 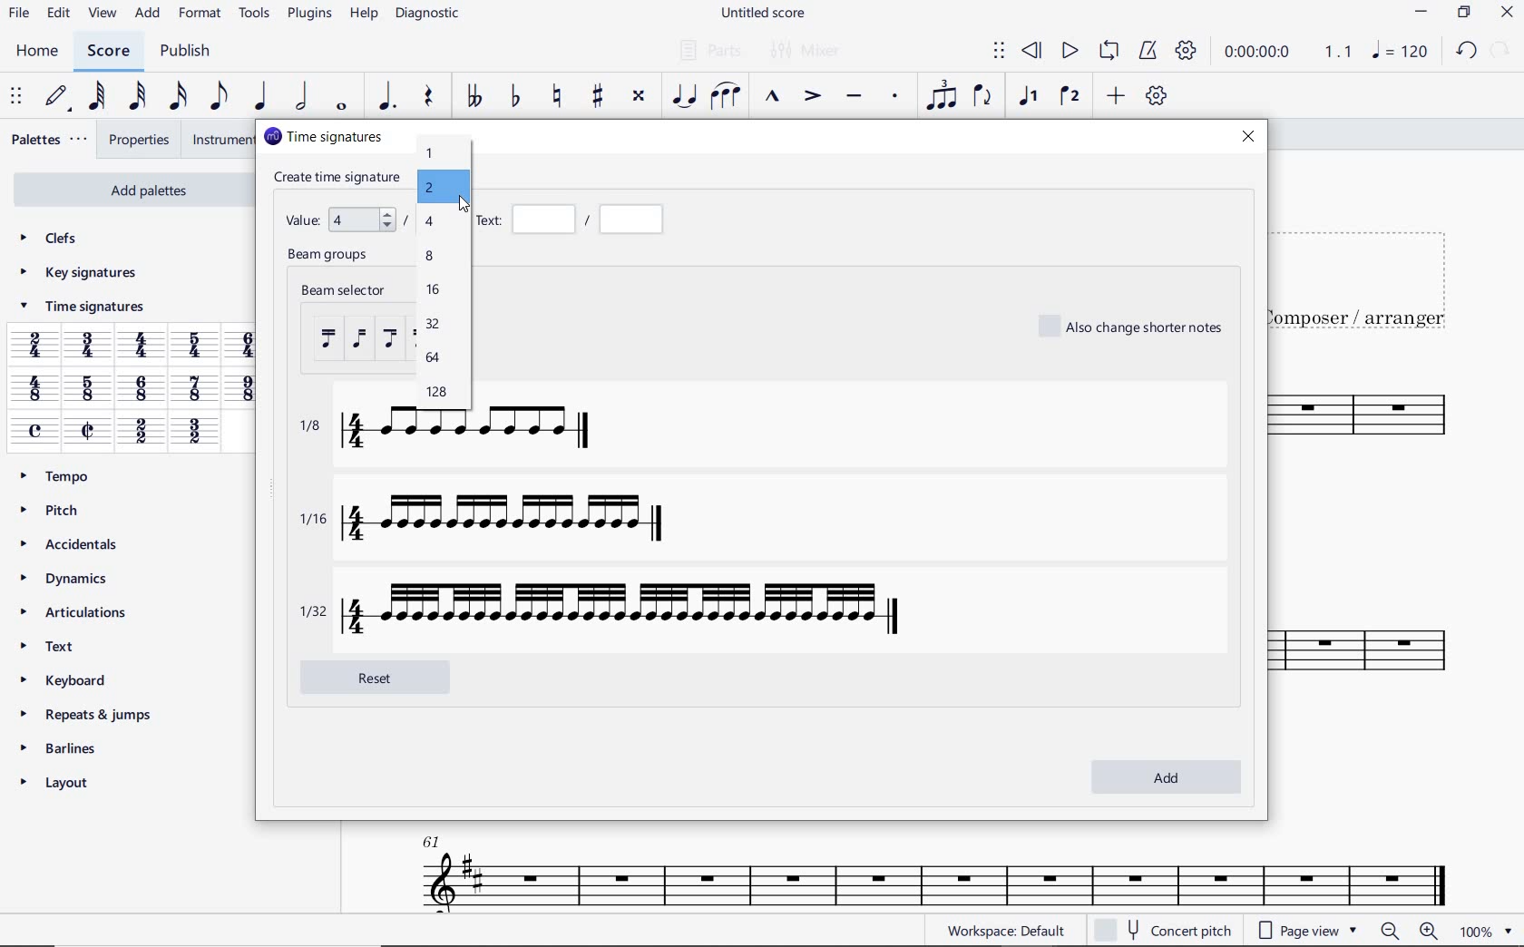 What do you see at coordinates (341, 109) in the screenshot?
I see `WHOLE NOTE` at bounding box center [341, 109].